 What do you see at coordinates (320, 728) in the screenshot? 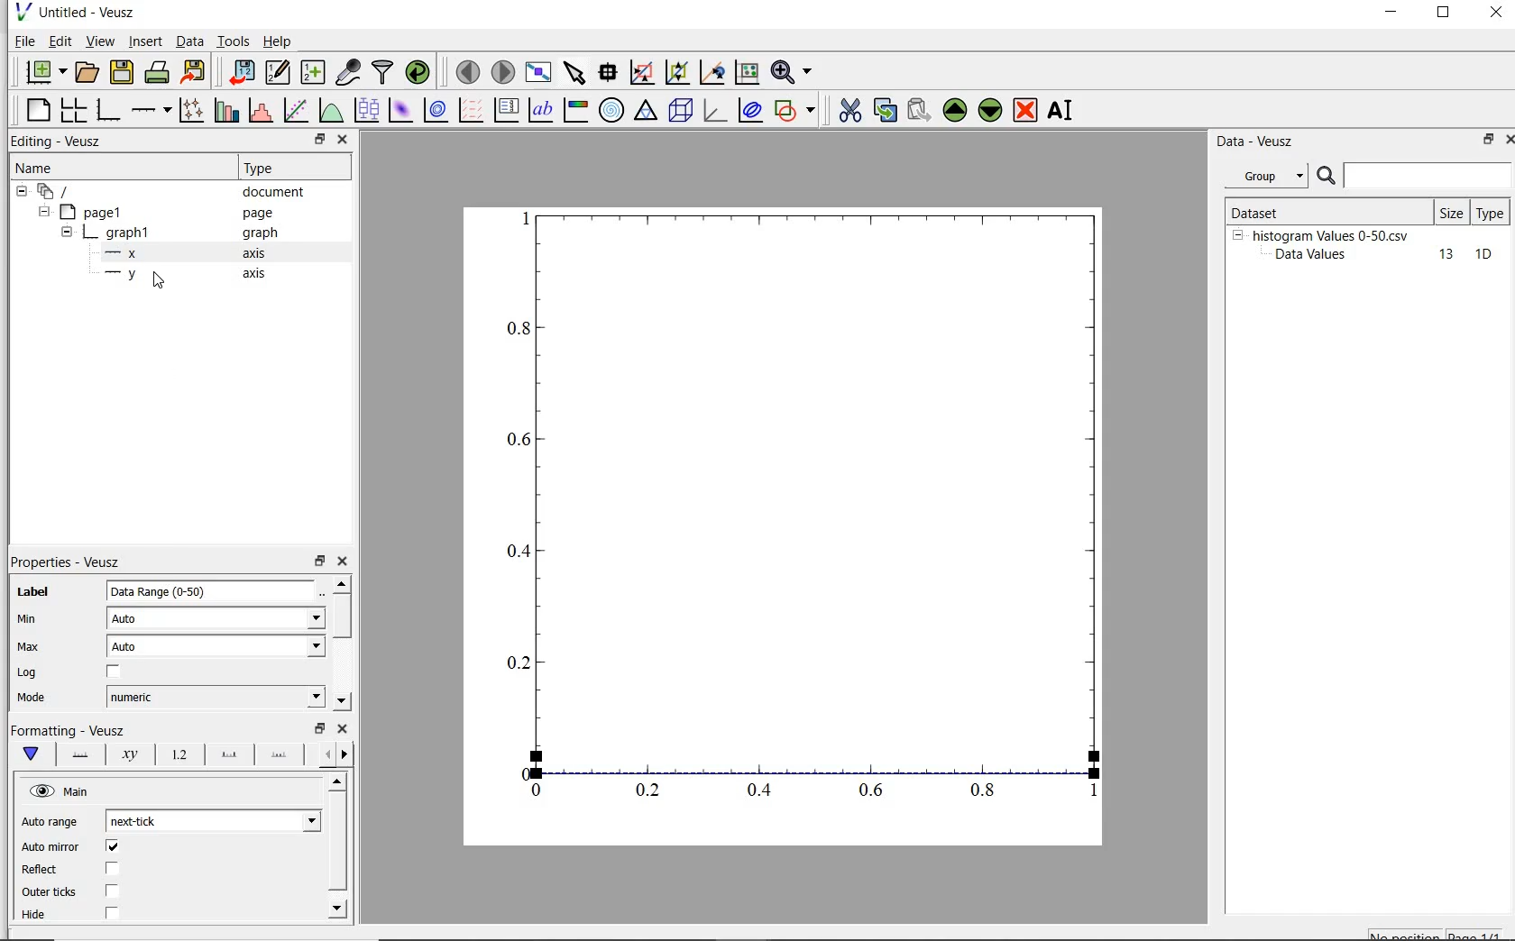
I see `restore down` at bounding box center [320, 728].